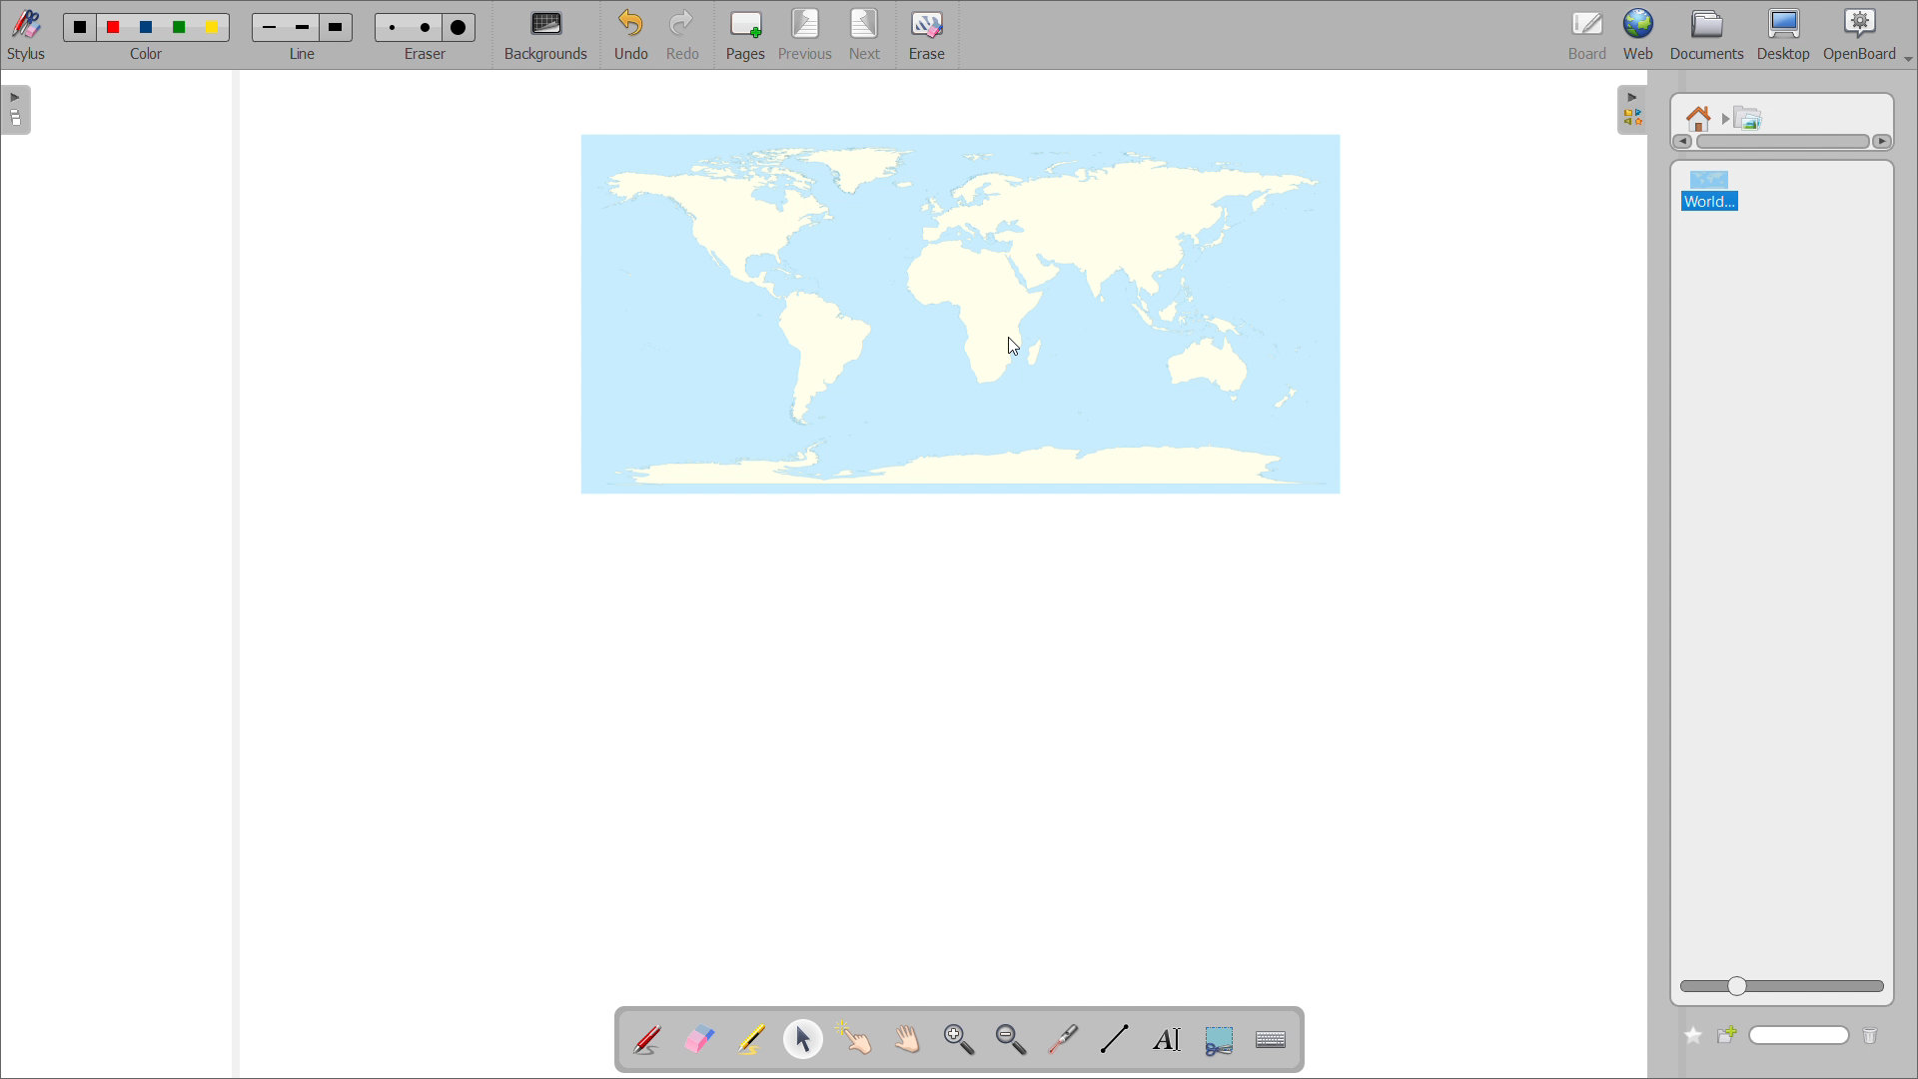 The height and width of the screenshot is (1079, 1918). What do you see at coordinates (1680, 141) in the screenshot?
I see `scroll left` at bounding box center [1680, 141].